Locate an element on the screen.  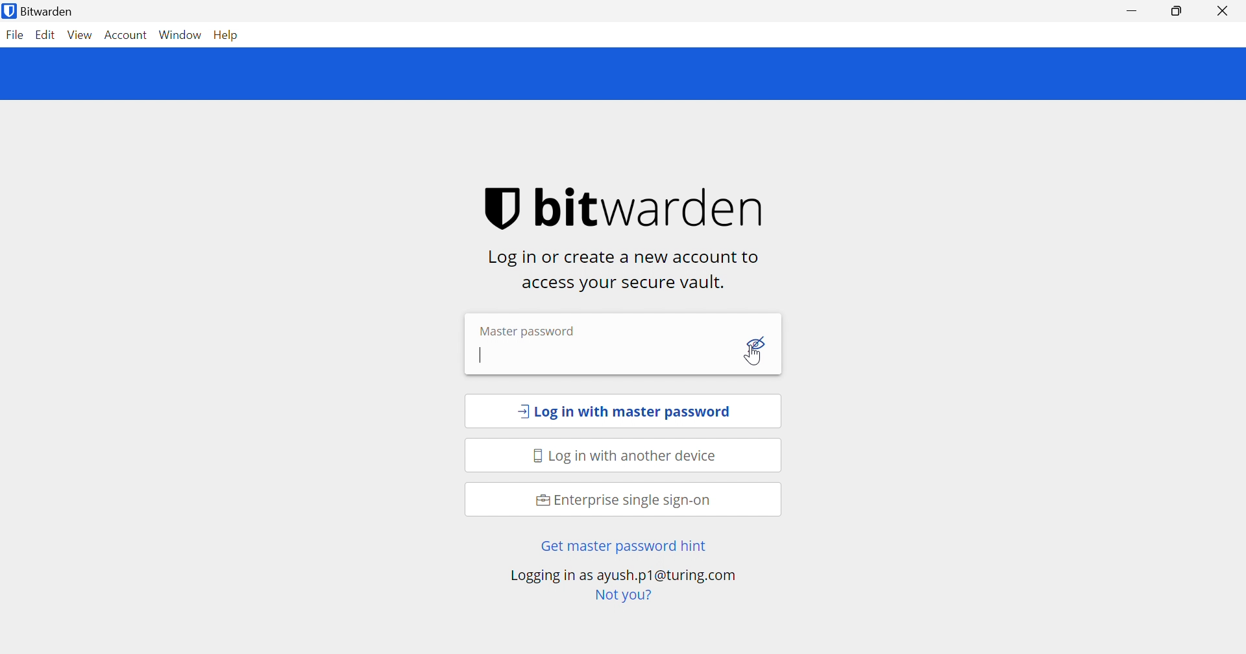
Not you? is located at coordinates (622, 595).